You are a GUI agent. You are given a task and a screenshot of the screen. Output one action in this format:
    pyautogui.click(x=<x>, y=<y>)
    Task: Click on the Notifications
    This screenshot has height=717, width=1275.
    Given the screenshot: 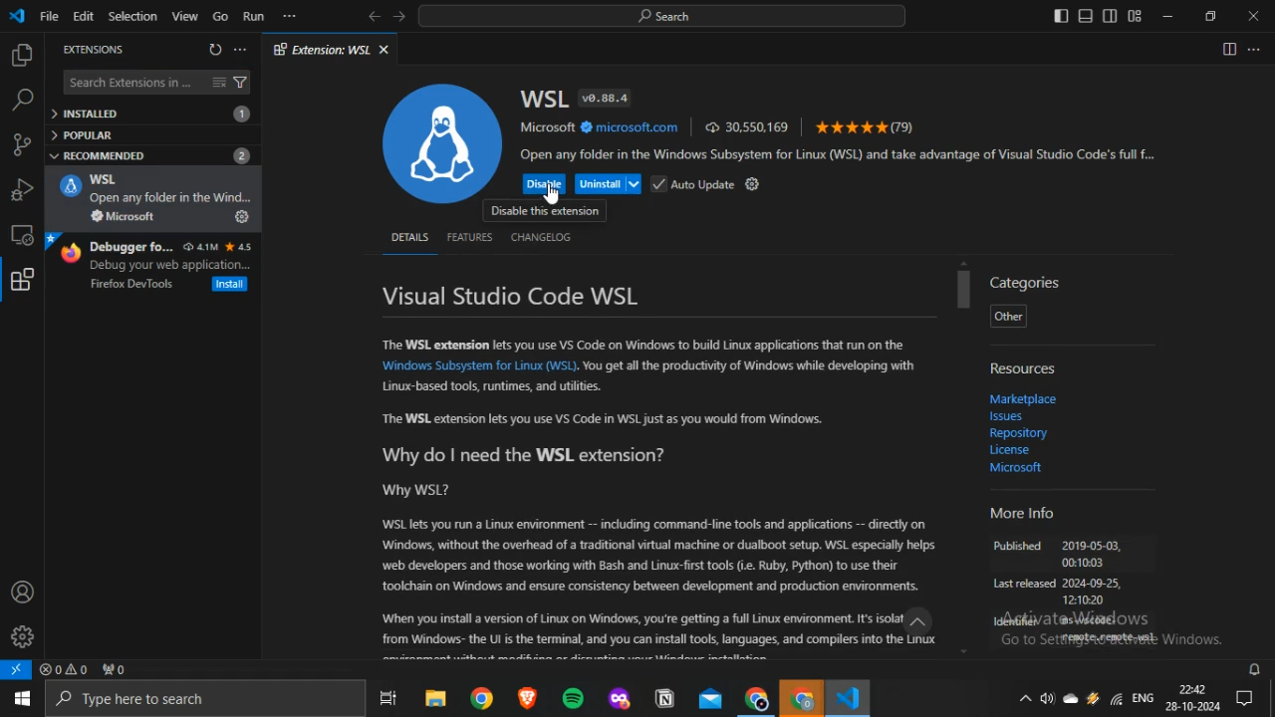 What is the action you would take?
    pyautogui.click(x=1246, y=698)
    